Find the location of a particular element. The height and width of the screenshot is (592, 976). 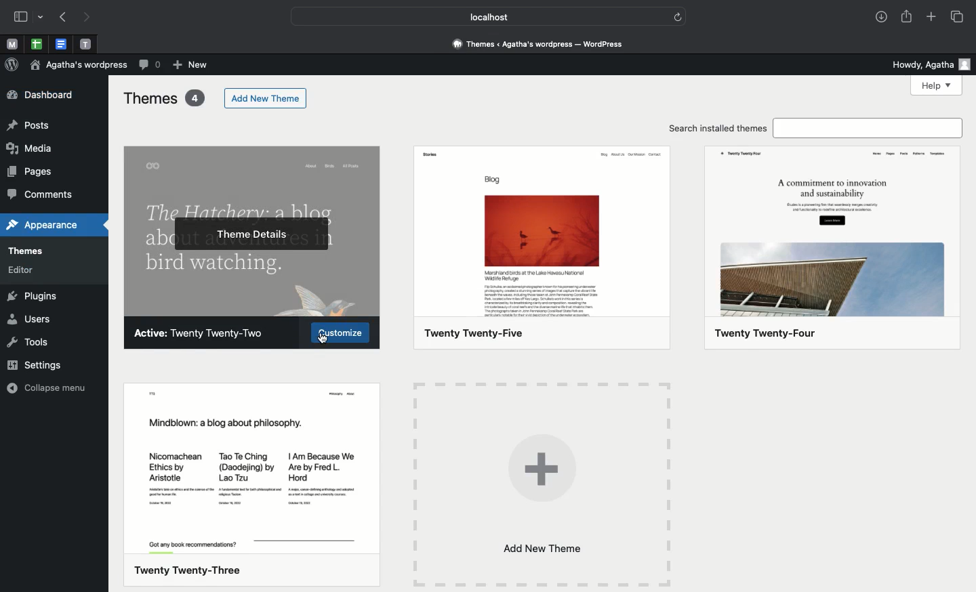

Pinned tab is located at coordinates (37, 45).